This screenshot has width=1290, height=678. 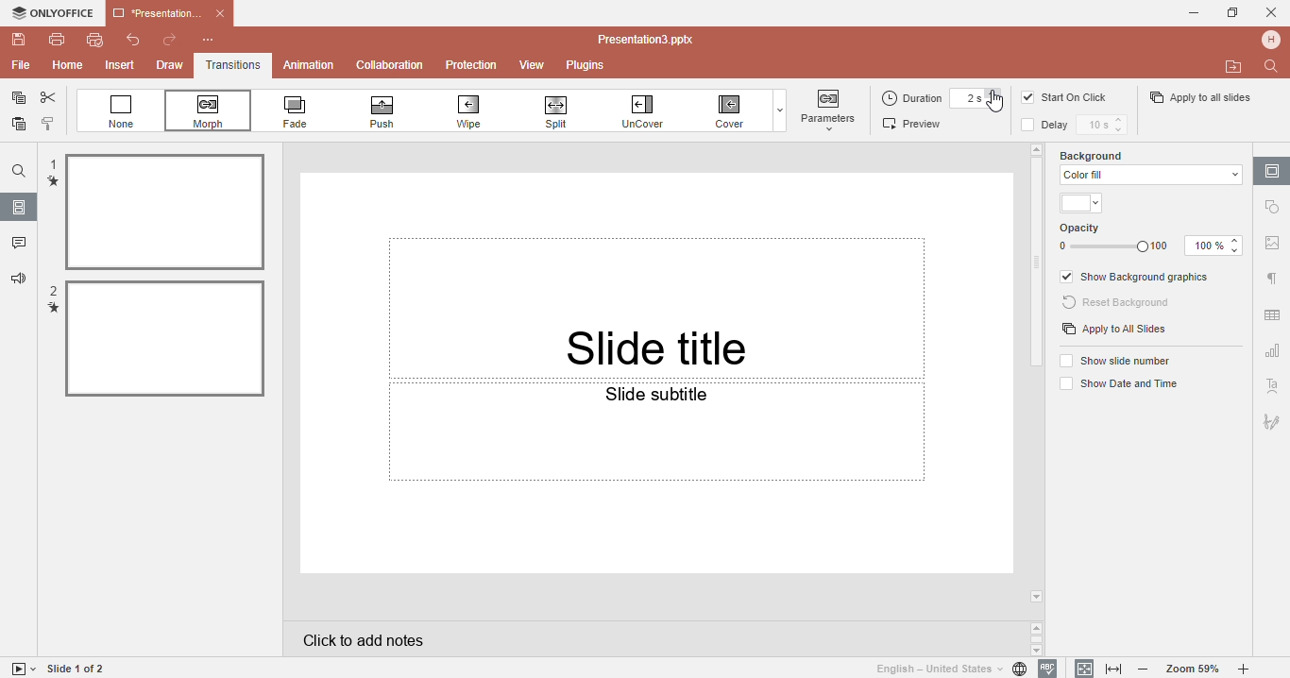 I want to click on Themes color, so click(x=1083, y=204).